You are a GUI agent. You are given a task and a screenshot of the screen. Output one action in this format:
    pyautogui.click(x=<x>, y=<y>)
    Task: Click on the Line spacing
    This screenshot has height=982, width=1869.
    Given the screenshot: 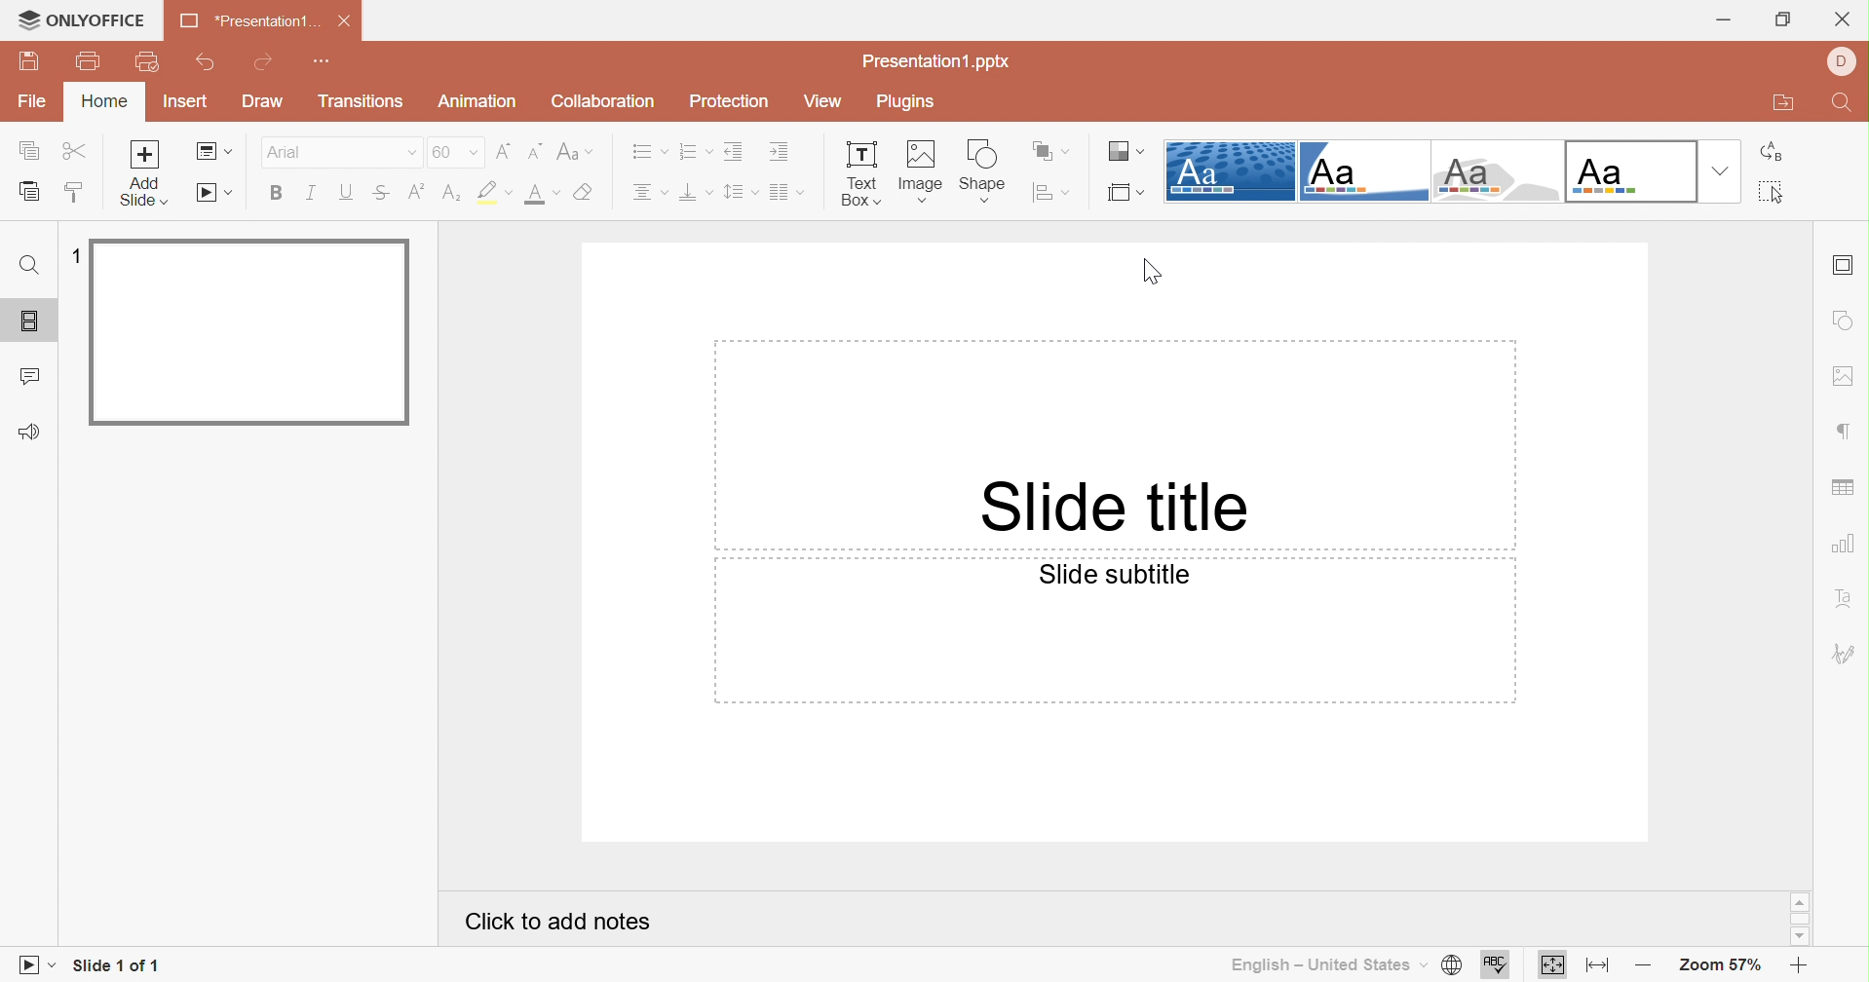 What is the action you would take?
    pyautogui.click(x=736, y=193)
    